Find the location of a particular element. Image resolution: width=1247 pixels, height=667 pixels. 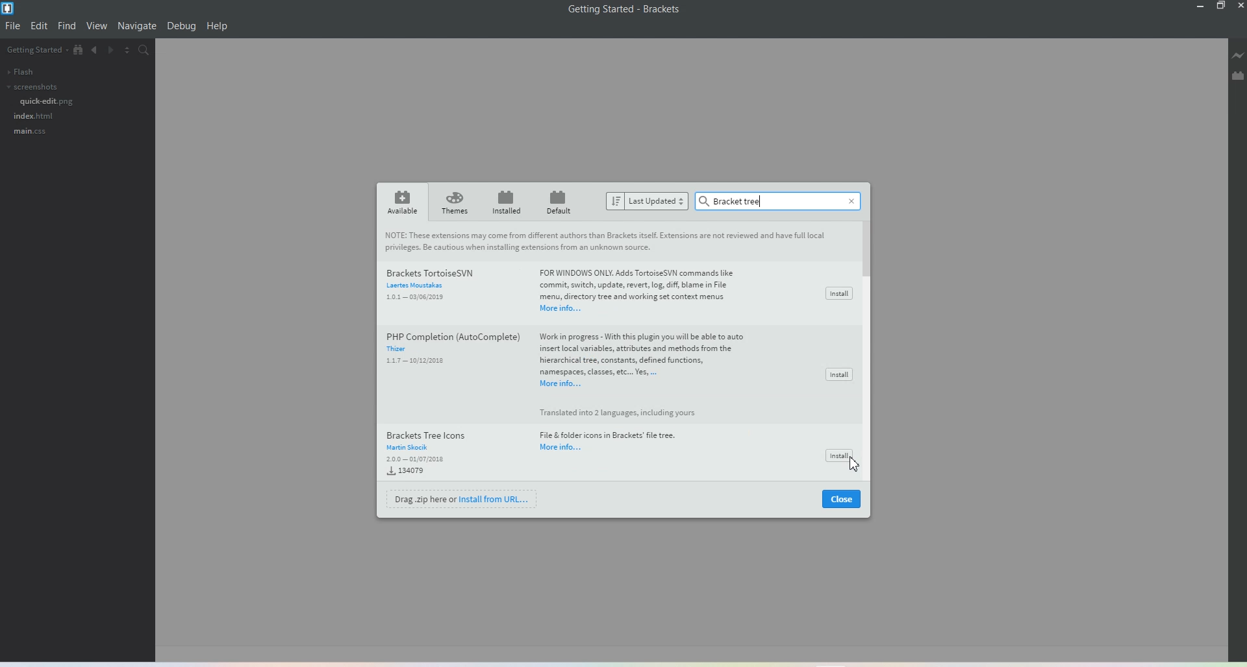

Navigate Forwards is located at coordinates (114, 52).